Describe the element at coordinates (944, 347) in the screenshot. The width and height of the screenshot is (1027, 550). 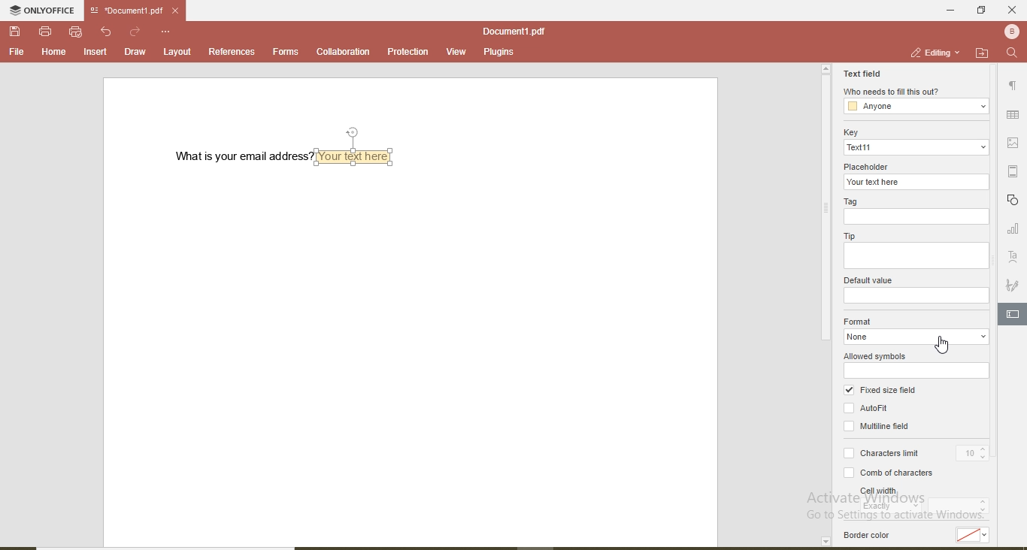
I see `cursor` at that location.